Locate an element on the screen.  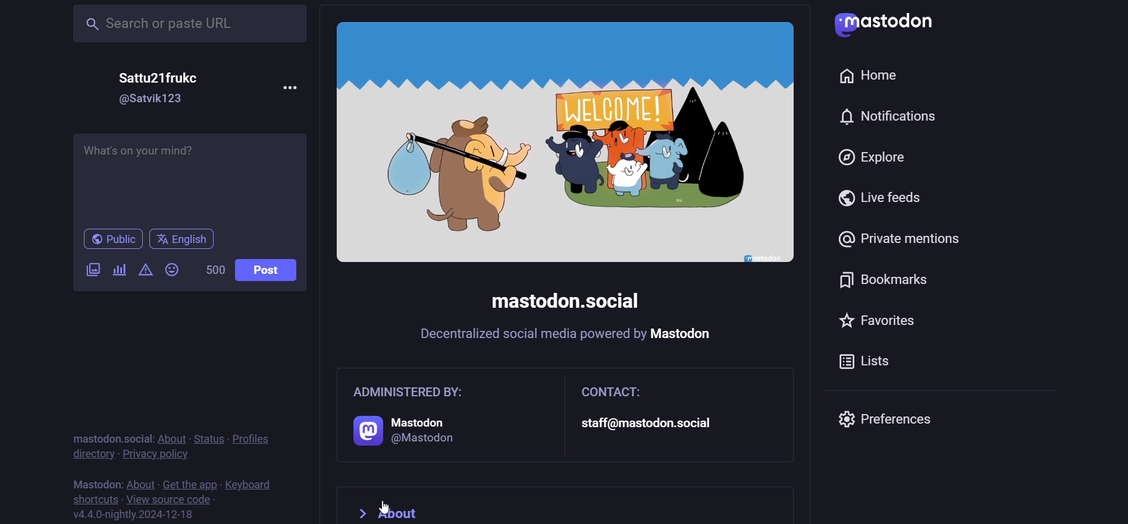
bookmark is located at coordinates (888, 283).